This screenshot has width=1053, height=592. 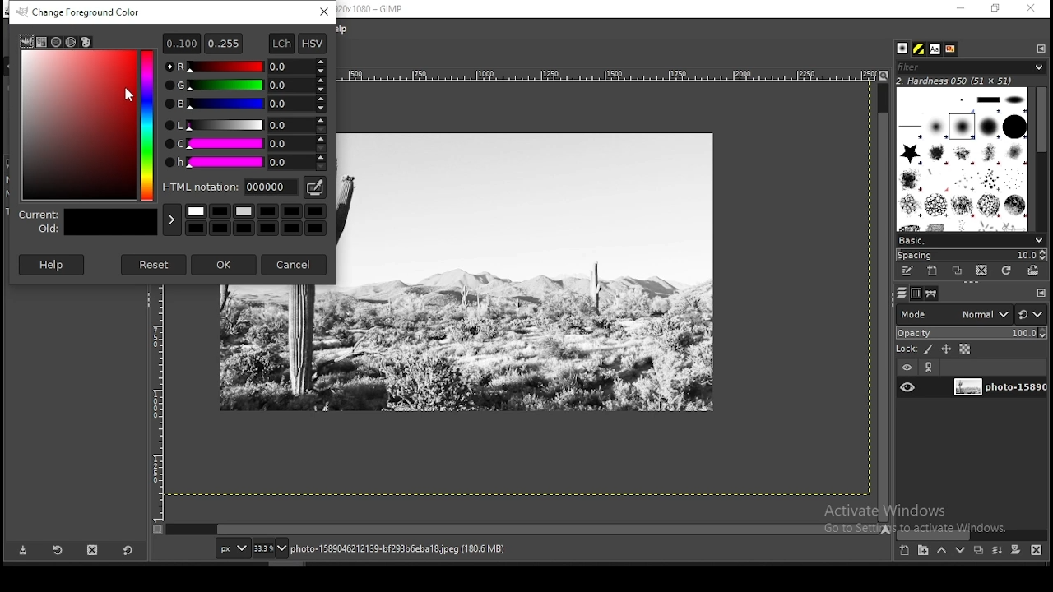 I want to click on ok, so click(x=223, y=265).